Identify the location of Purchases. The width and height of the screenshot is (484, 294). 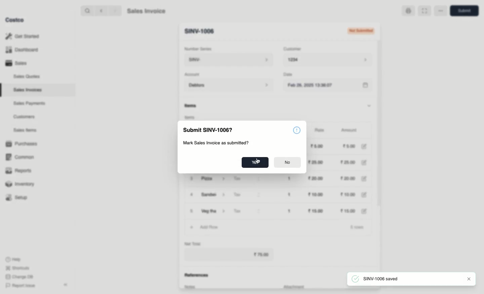
(23, 144).